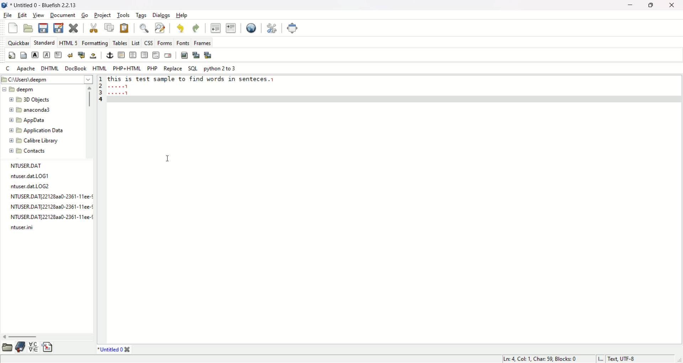 This screenshot has height=363, width=683. What do you see at coordinates (42, 120) in the screenshot?
I see `AppData` at bounding box center [42, 120].